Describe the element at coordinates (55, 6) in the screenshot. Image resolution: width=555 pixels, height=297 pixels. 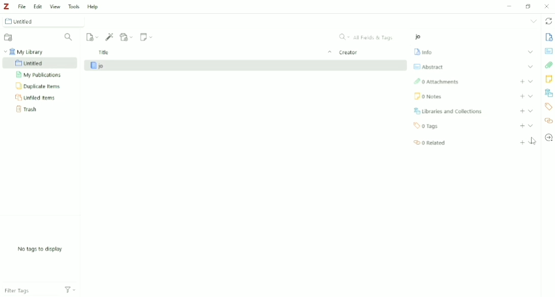
I see `View` at that location.